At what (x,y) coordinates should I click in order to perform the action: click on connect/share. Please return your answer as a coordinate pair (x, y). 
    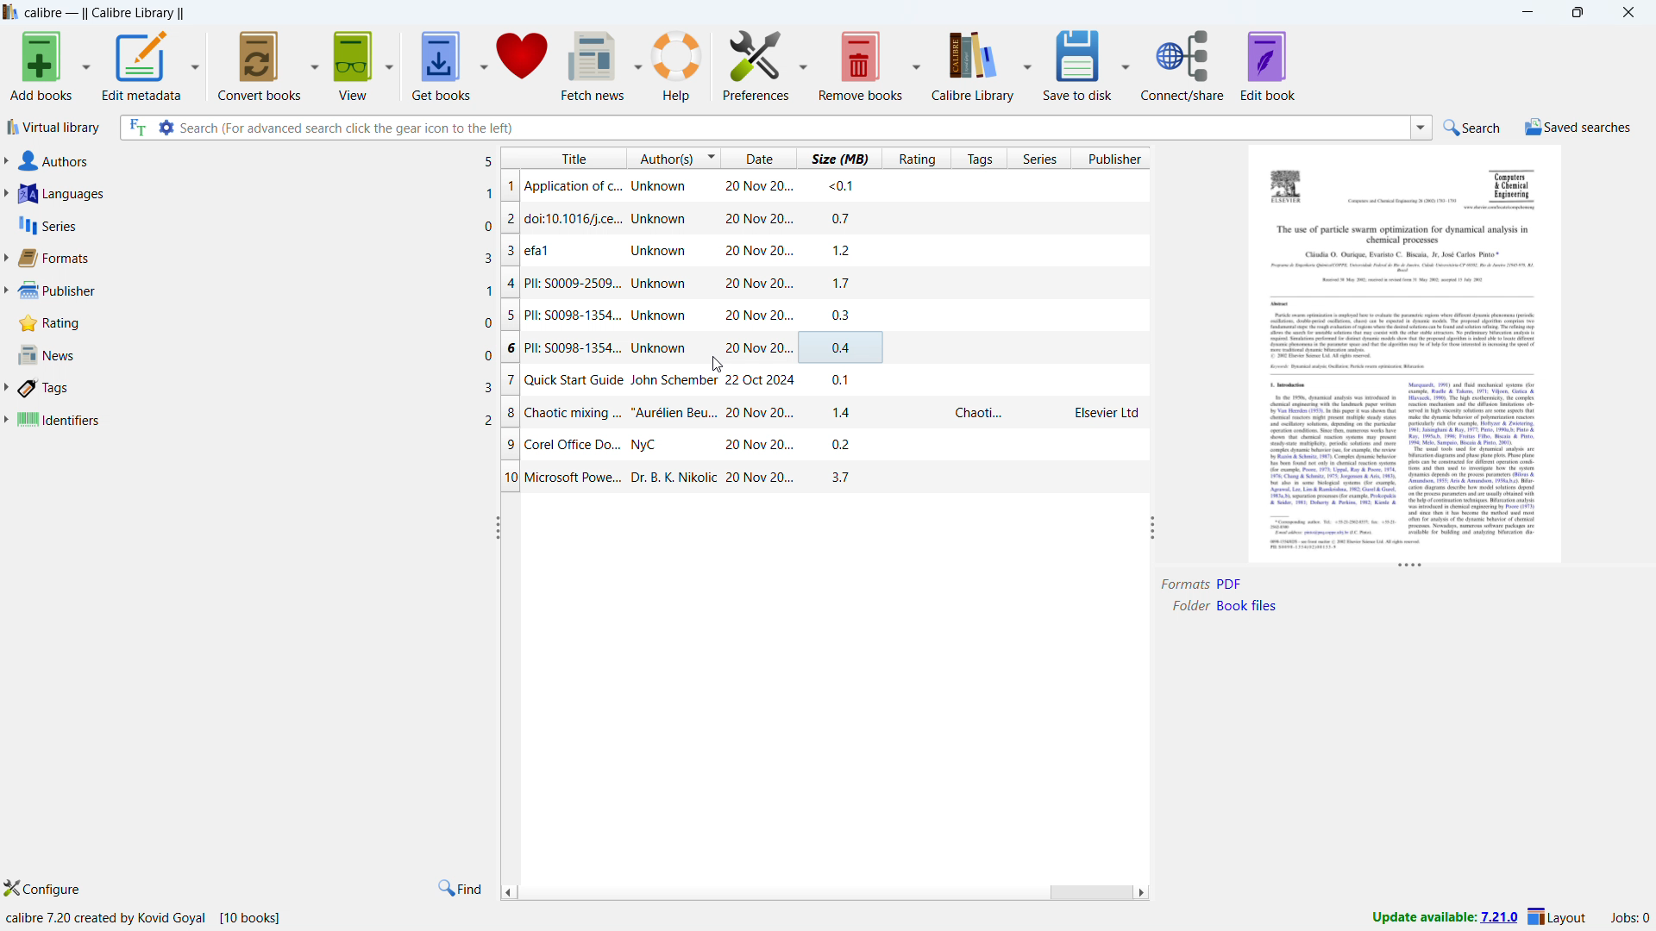
    Looking at the image, I should click on (1184, 65).